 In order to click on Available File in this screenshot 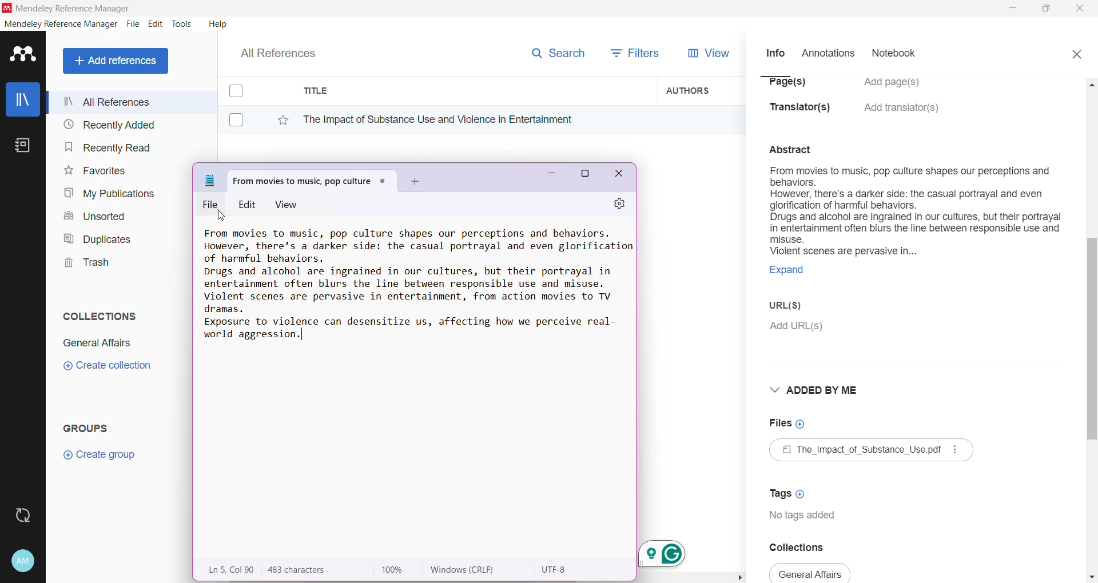, I will do `click(873, 452)`.